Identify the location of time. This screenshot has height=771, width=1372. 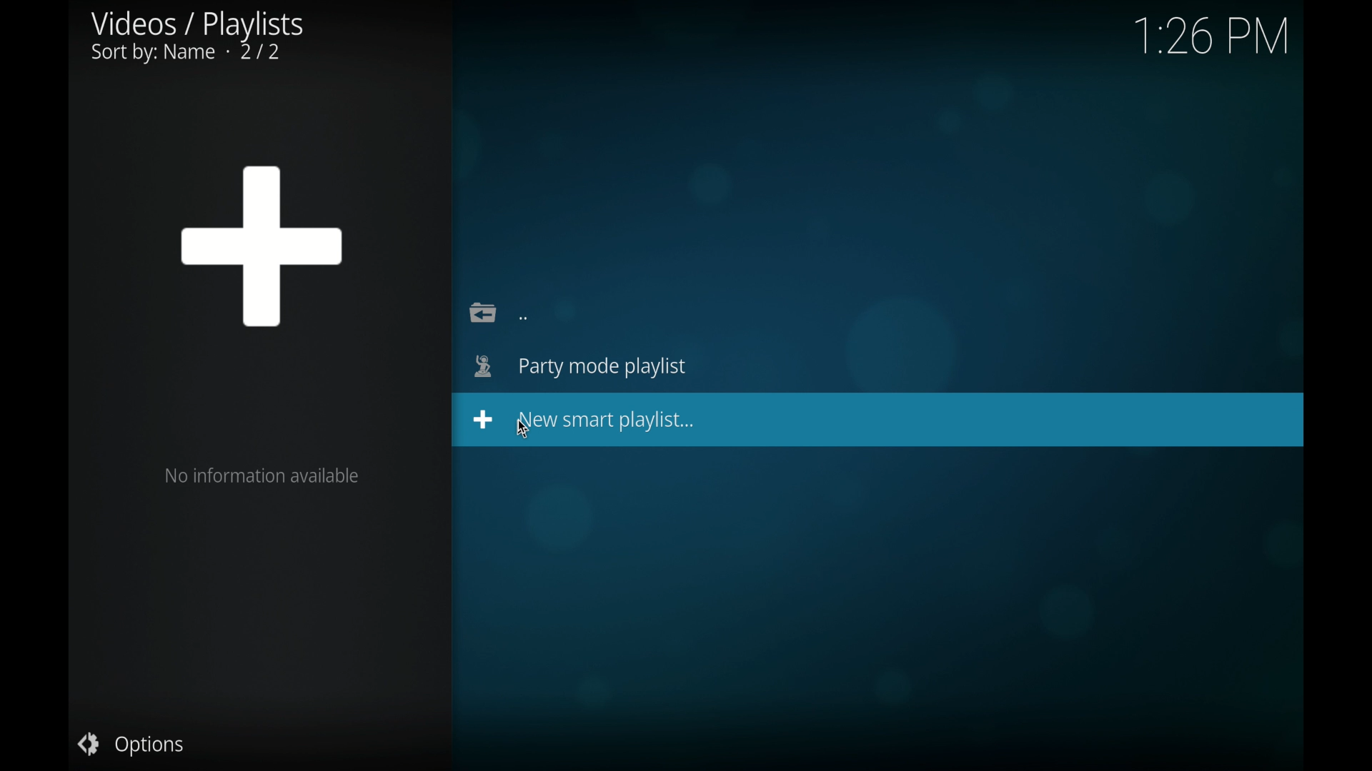
(1211, 37).